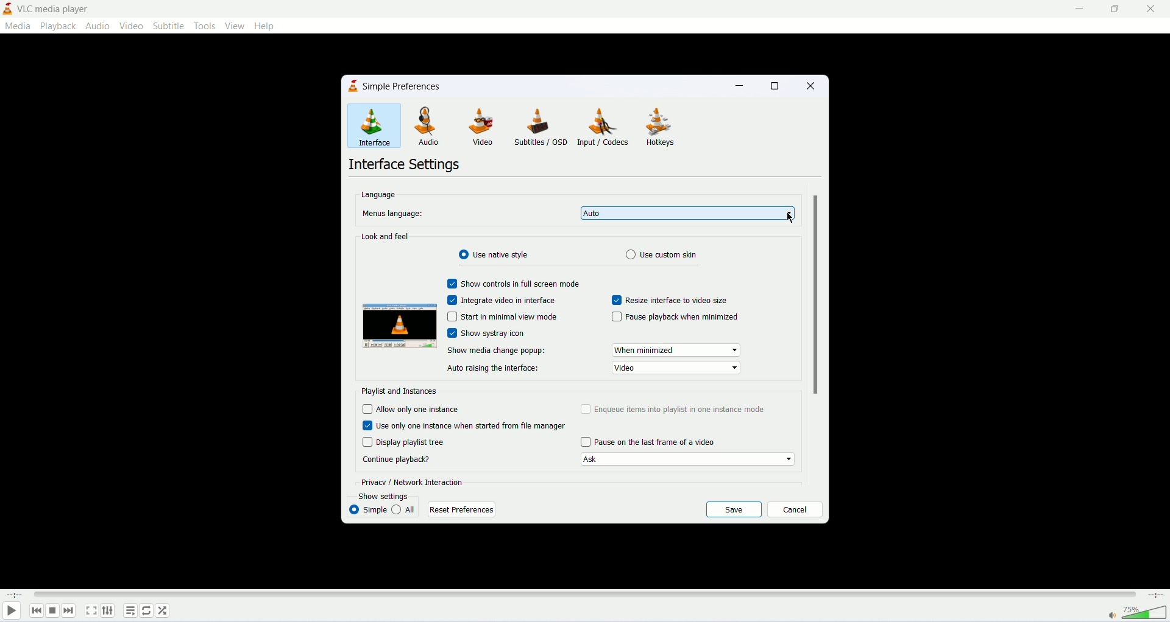 The height and width of the screenshot is (622, 1170). What do you see at coordinates (131, 26) in the screenshot?
I see `video` at bounding box center [131, 26].